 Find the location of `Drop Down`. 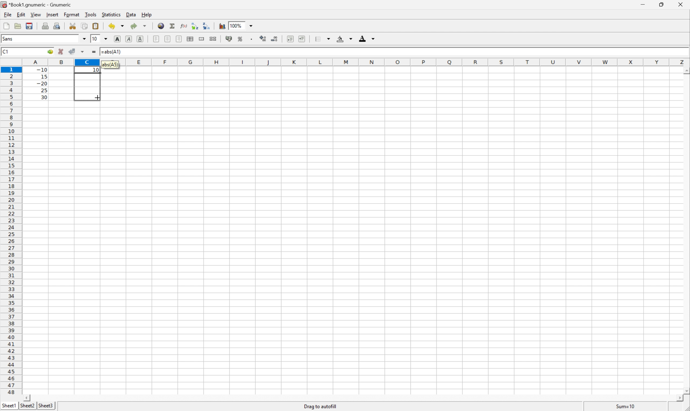

Drop Down is located at coordinates (252, 25).